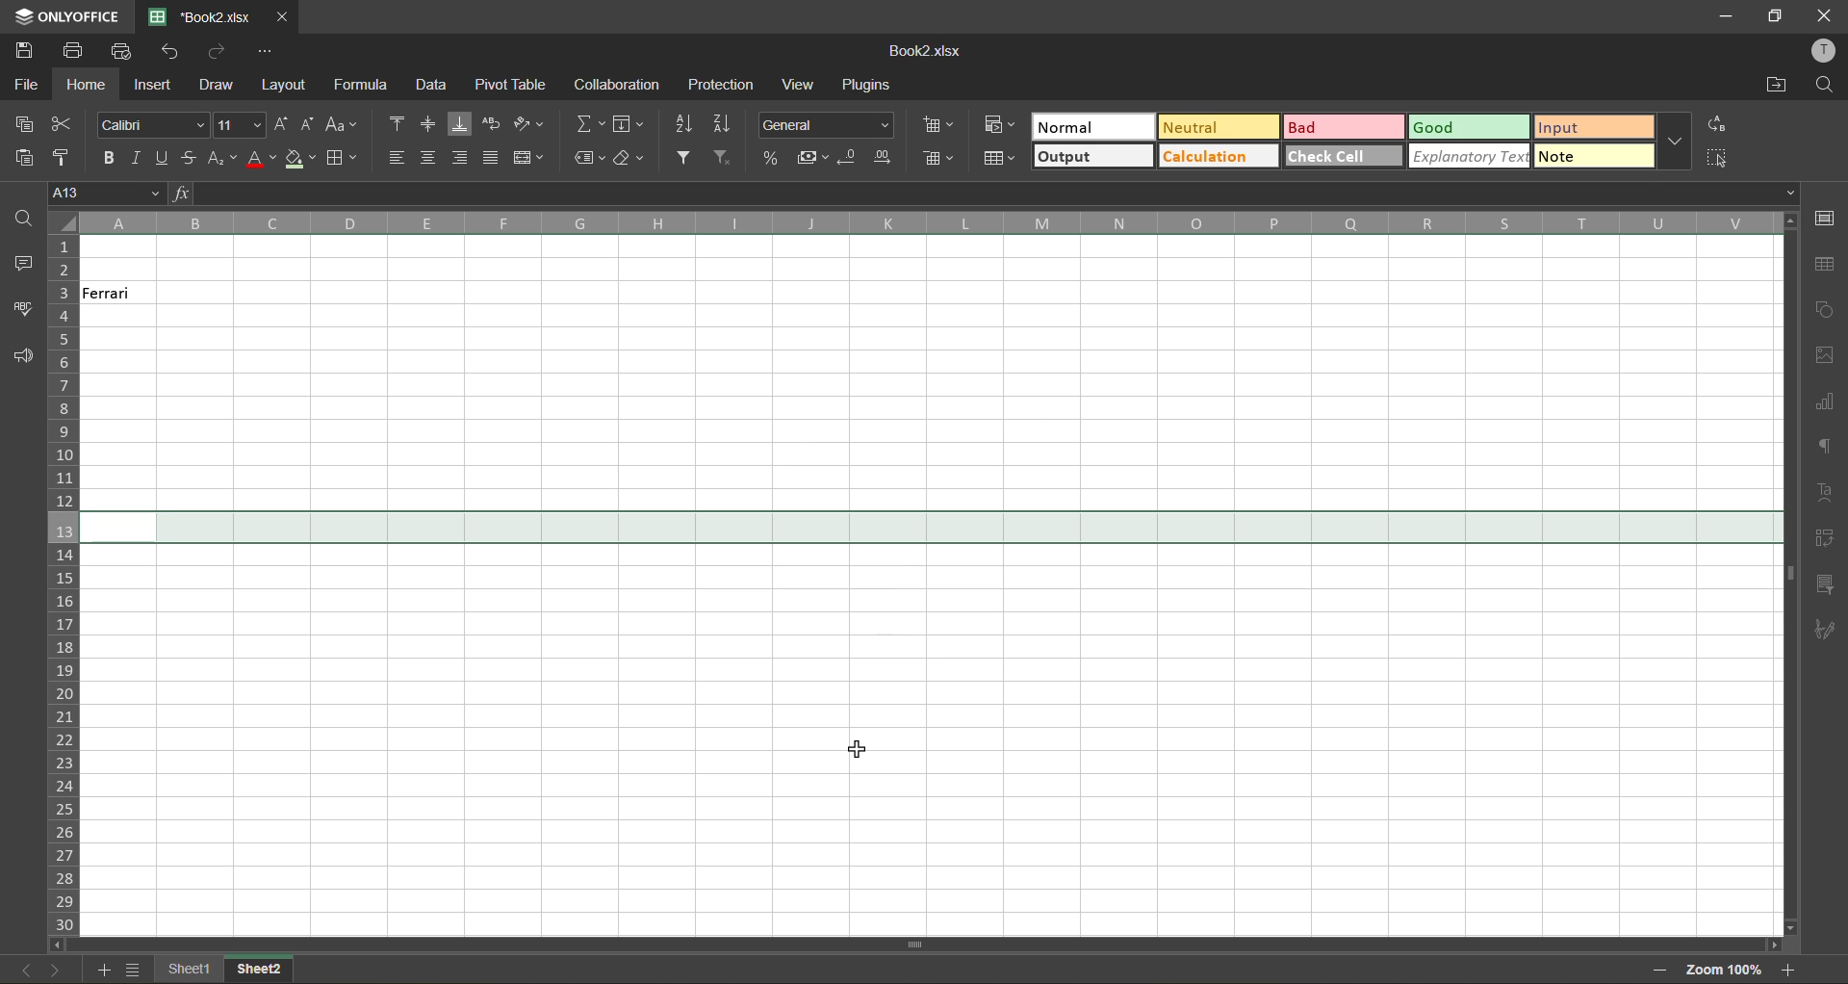 The height and width of the screenshot is (984, 1848). Describe the element at coordinates (850, 751) in the screenshot. I see `Cursor` at that location.